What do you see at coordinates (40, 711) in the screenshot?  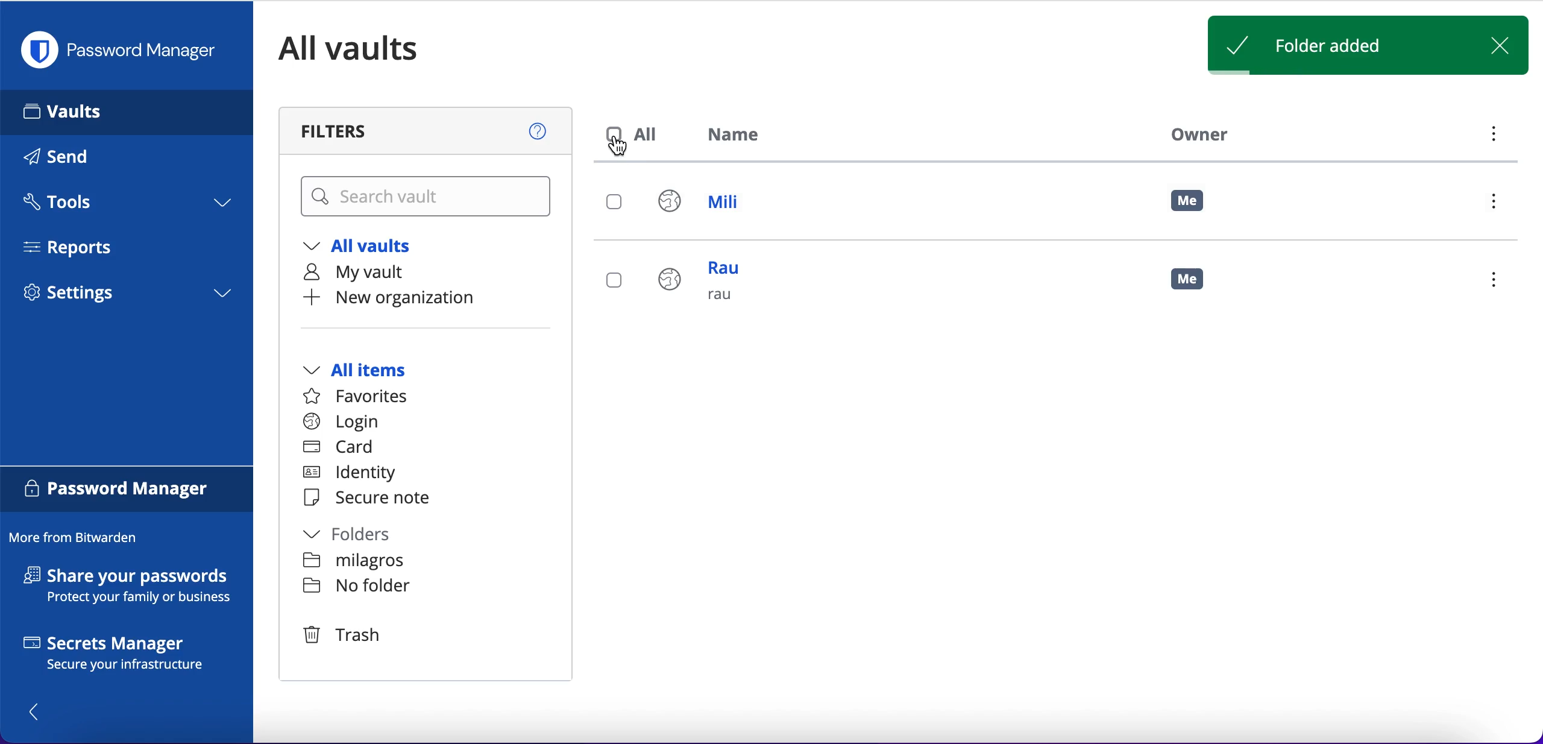 I see `show/hide panel` at bounding box center [40, 711].